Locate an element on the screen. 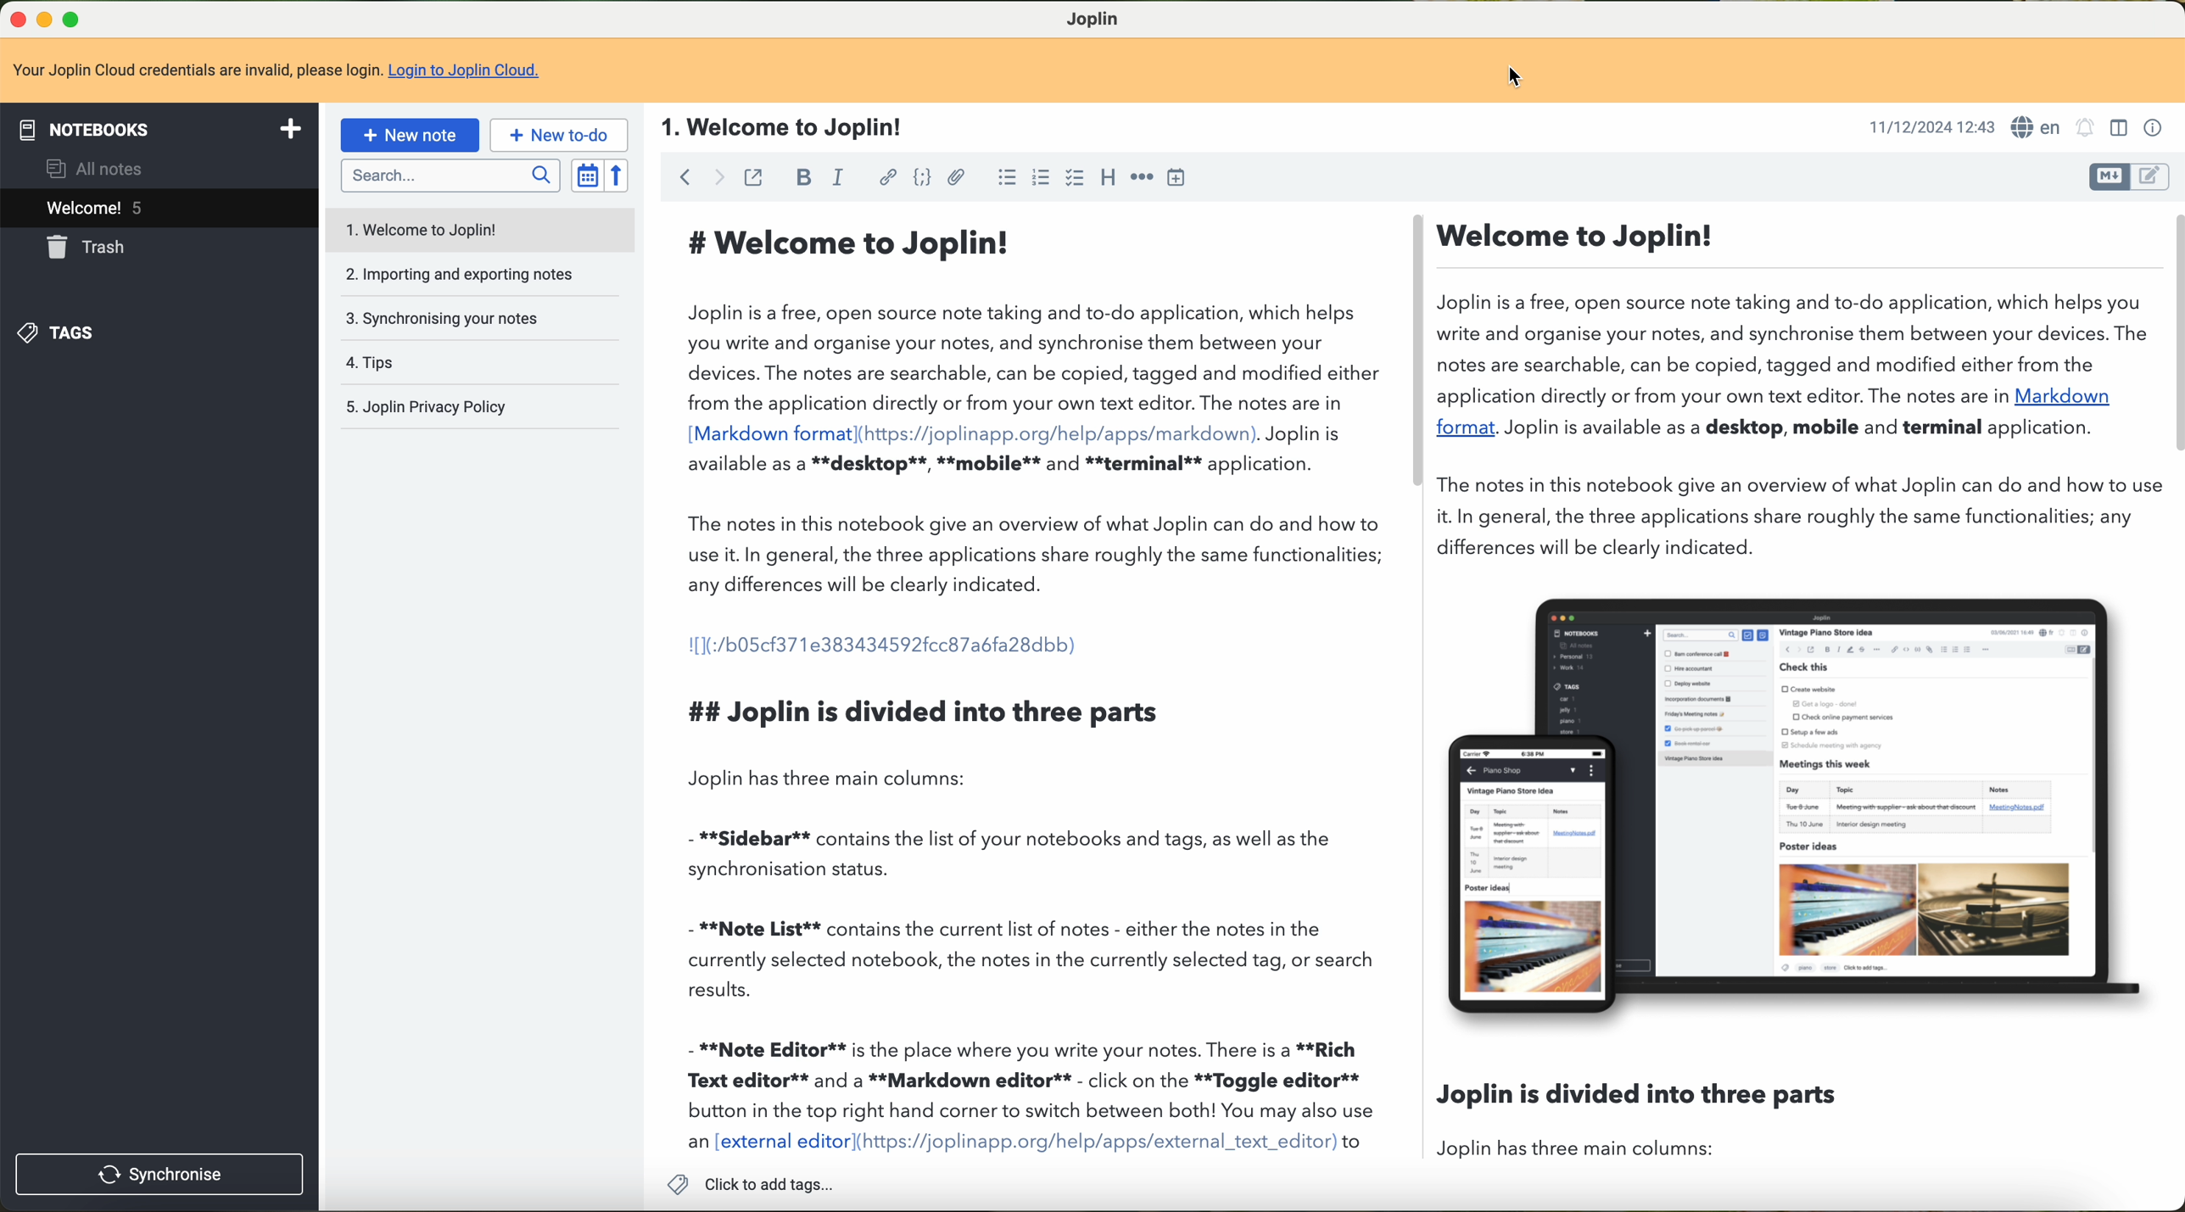 The width and height of the screenshot is (2185, 1212). horizontal rule is located at coordinates (1142, 175).